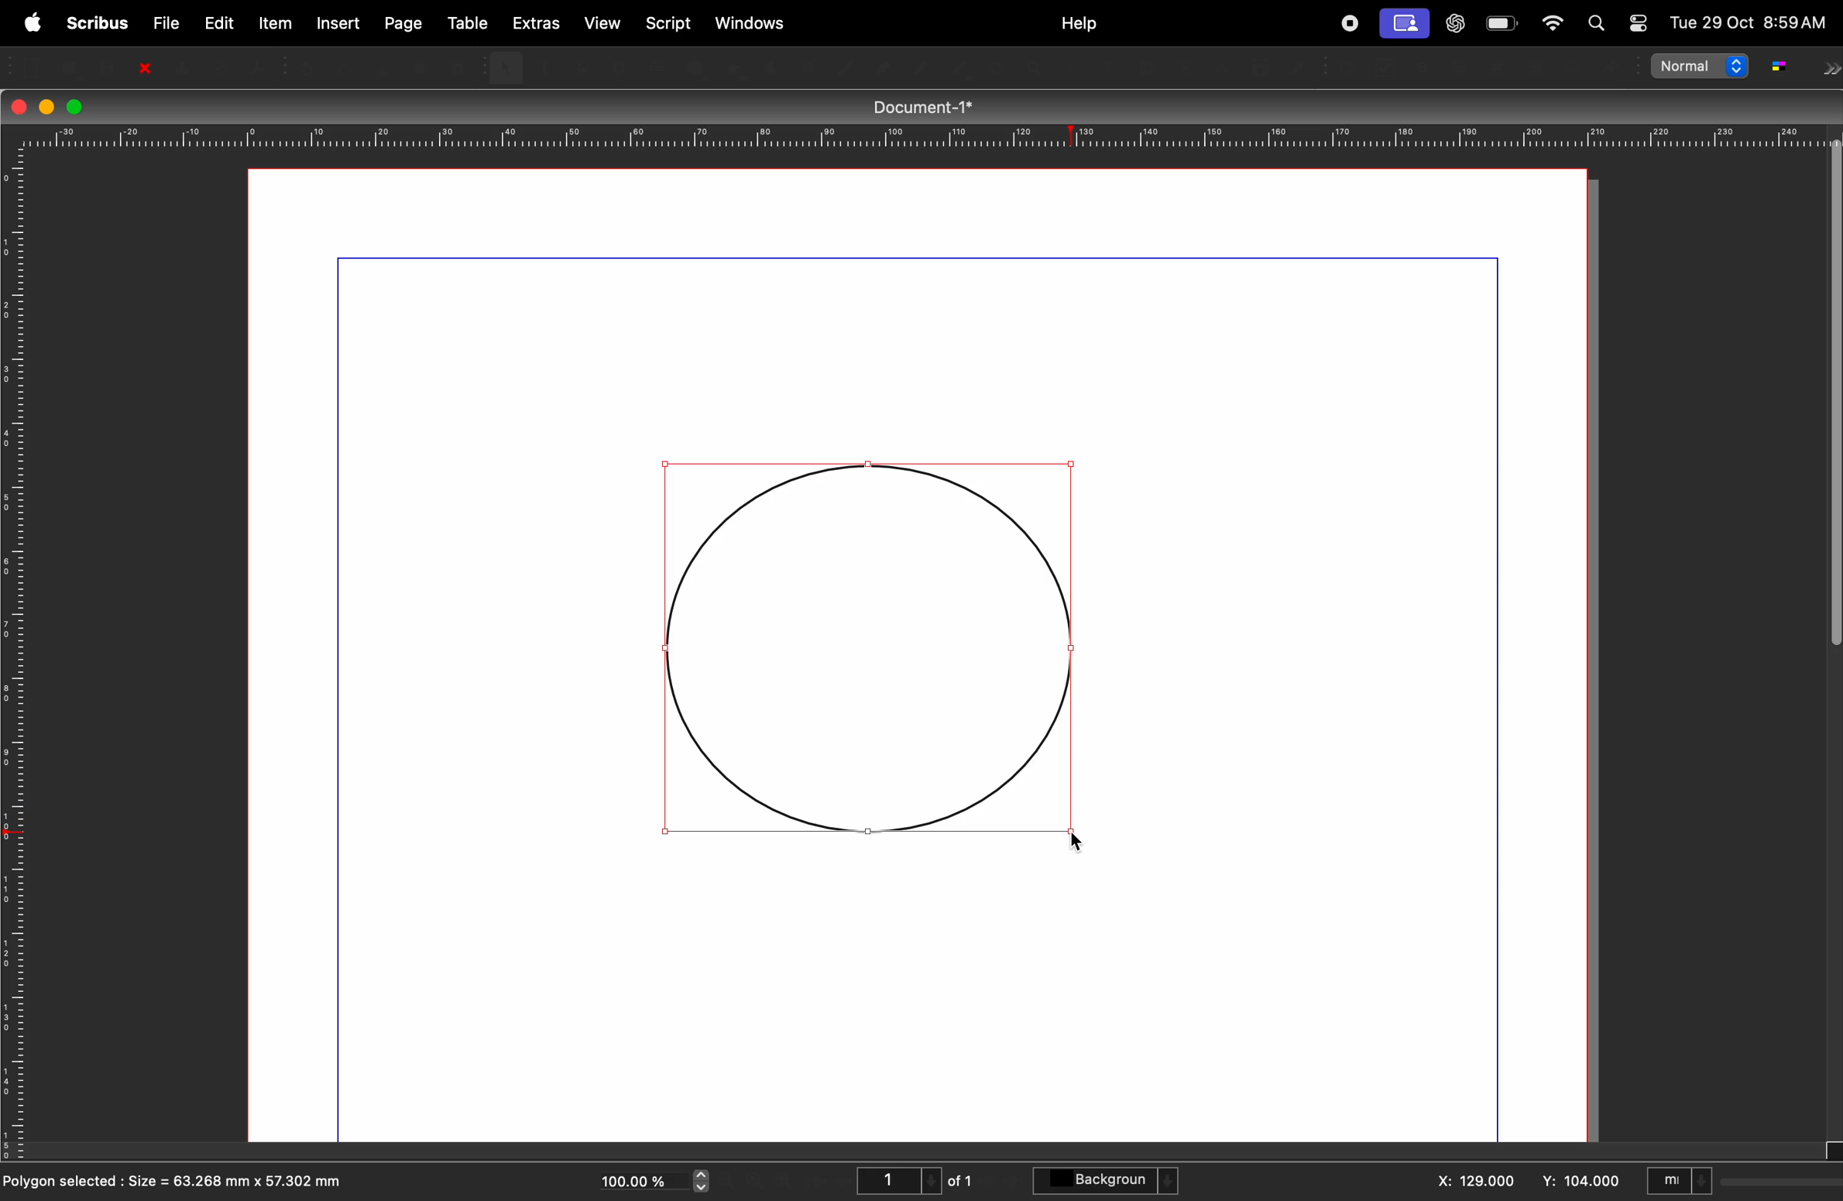  What do you see at coordinates (1748, 24) in the screenshot?
I see `Tue 29 Oct 8:59AM` at bounding box center [1748, 24].